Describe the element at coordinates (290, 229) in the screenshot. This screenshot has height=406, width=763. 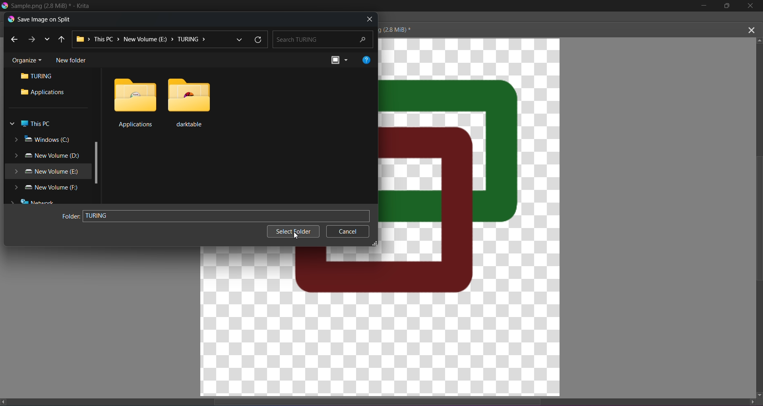
I see `Select folder` at that location.